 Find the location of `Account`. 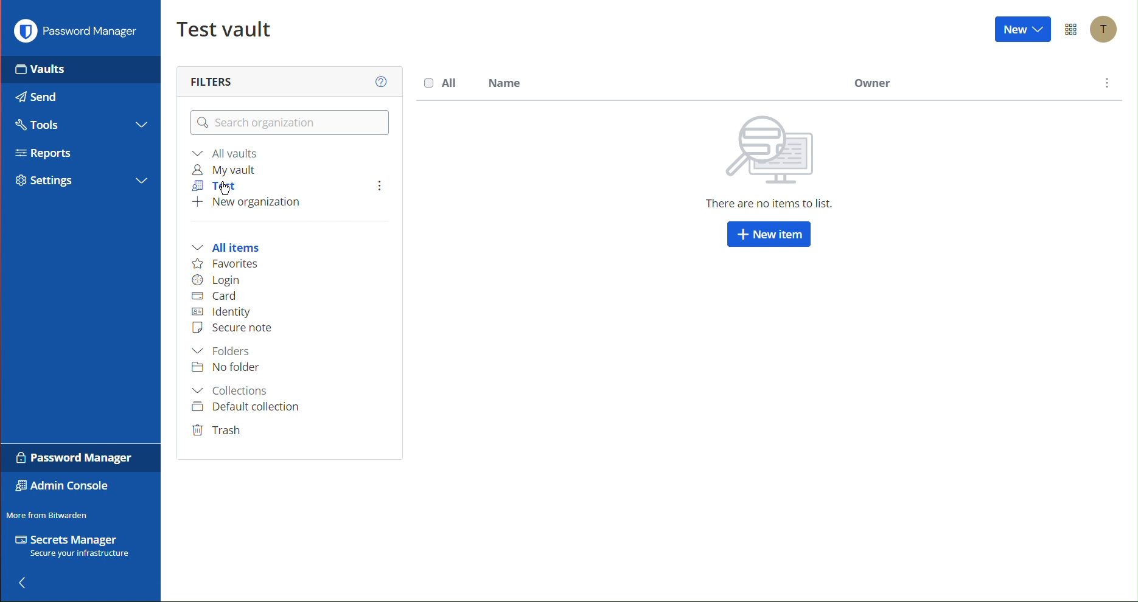

Account is located at coordinates (1106, 29).